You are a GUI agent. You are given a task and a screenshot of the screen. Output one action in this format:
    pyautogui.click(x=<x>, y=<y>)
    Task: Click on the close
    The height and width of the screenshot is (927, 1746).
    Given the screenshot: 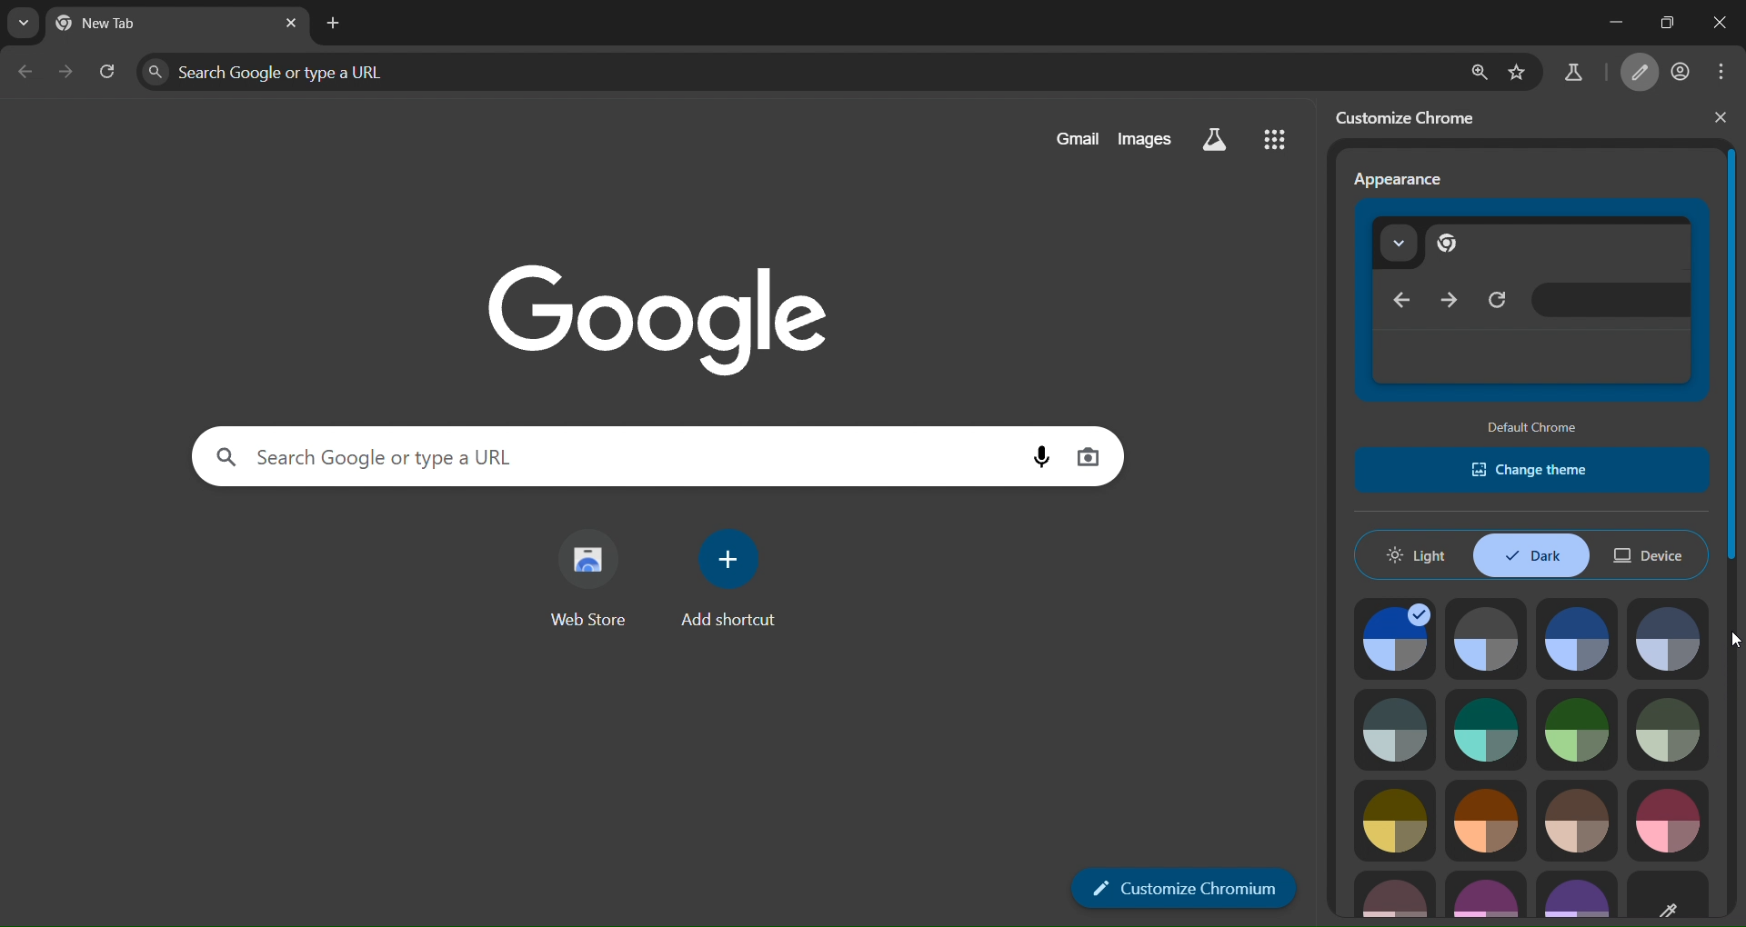 What is the action you would take?
    pyautogui.click(x=1721, y=117)
    